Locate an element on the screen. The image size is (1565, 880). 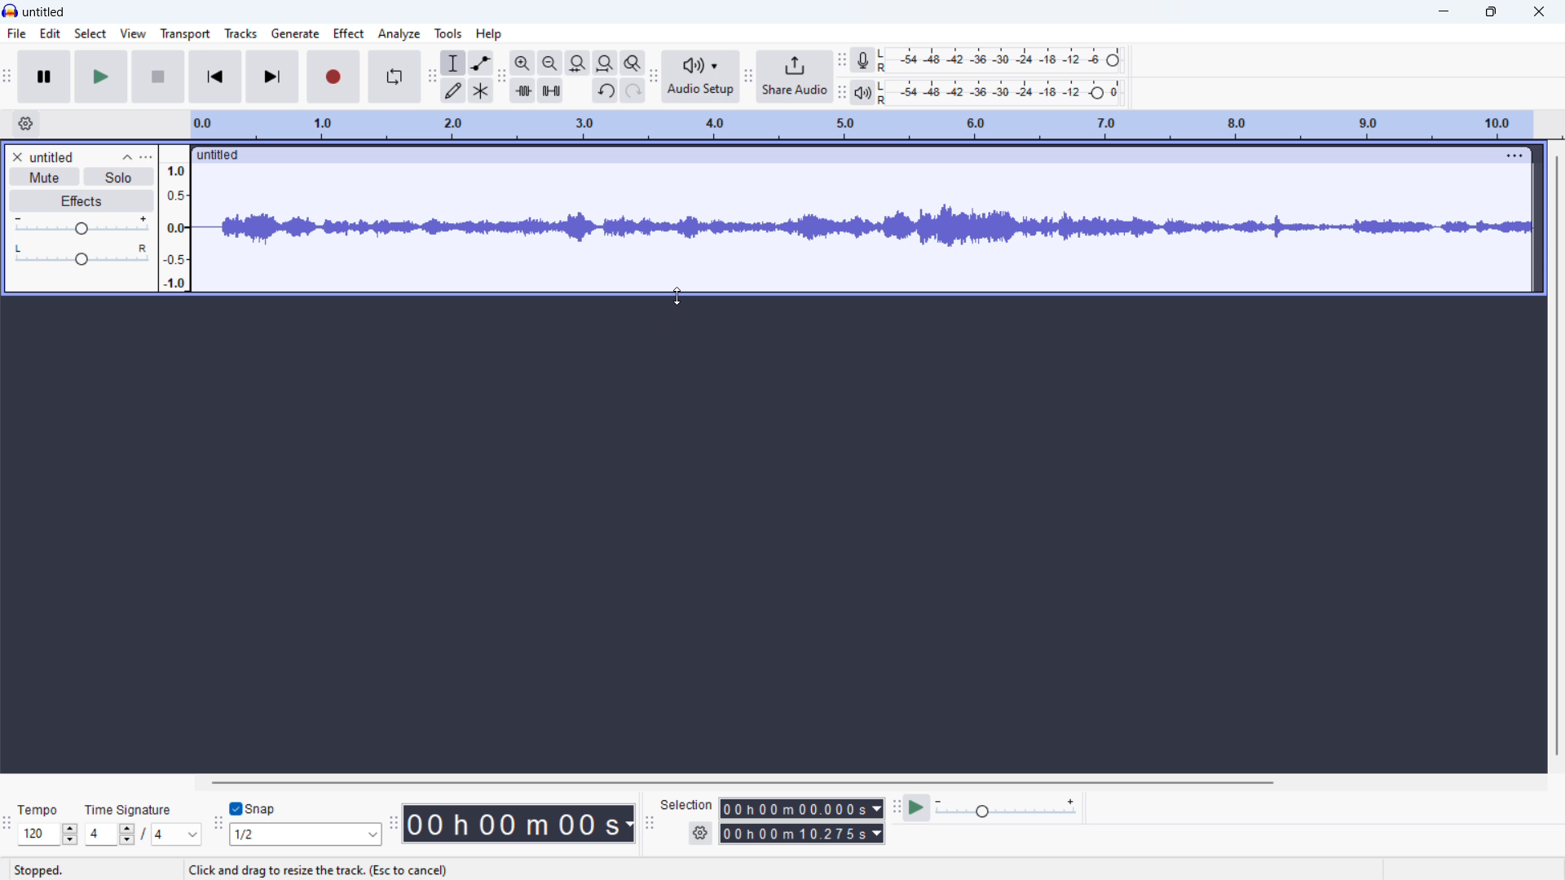
enable loop is located at coordinates (395, 76).